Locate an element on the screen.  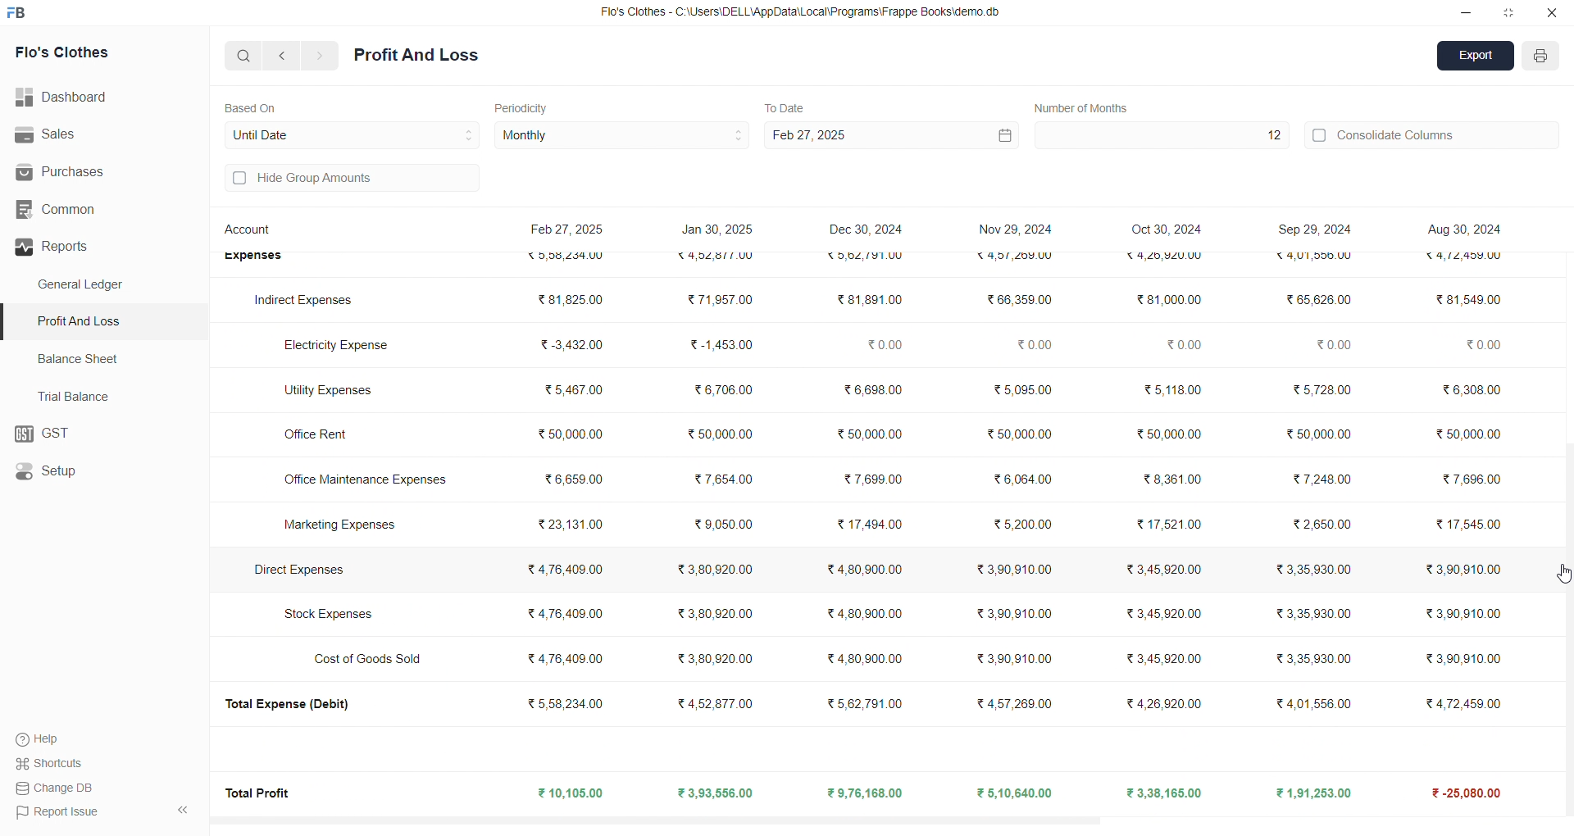
₹7,248.00 is located at coordinates (1327, 479).